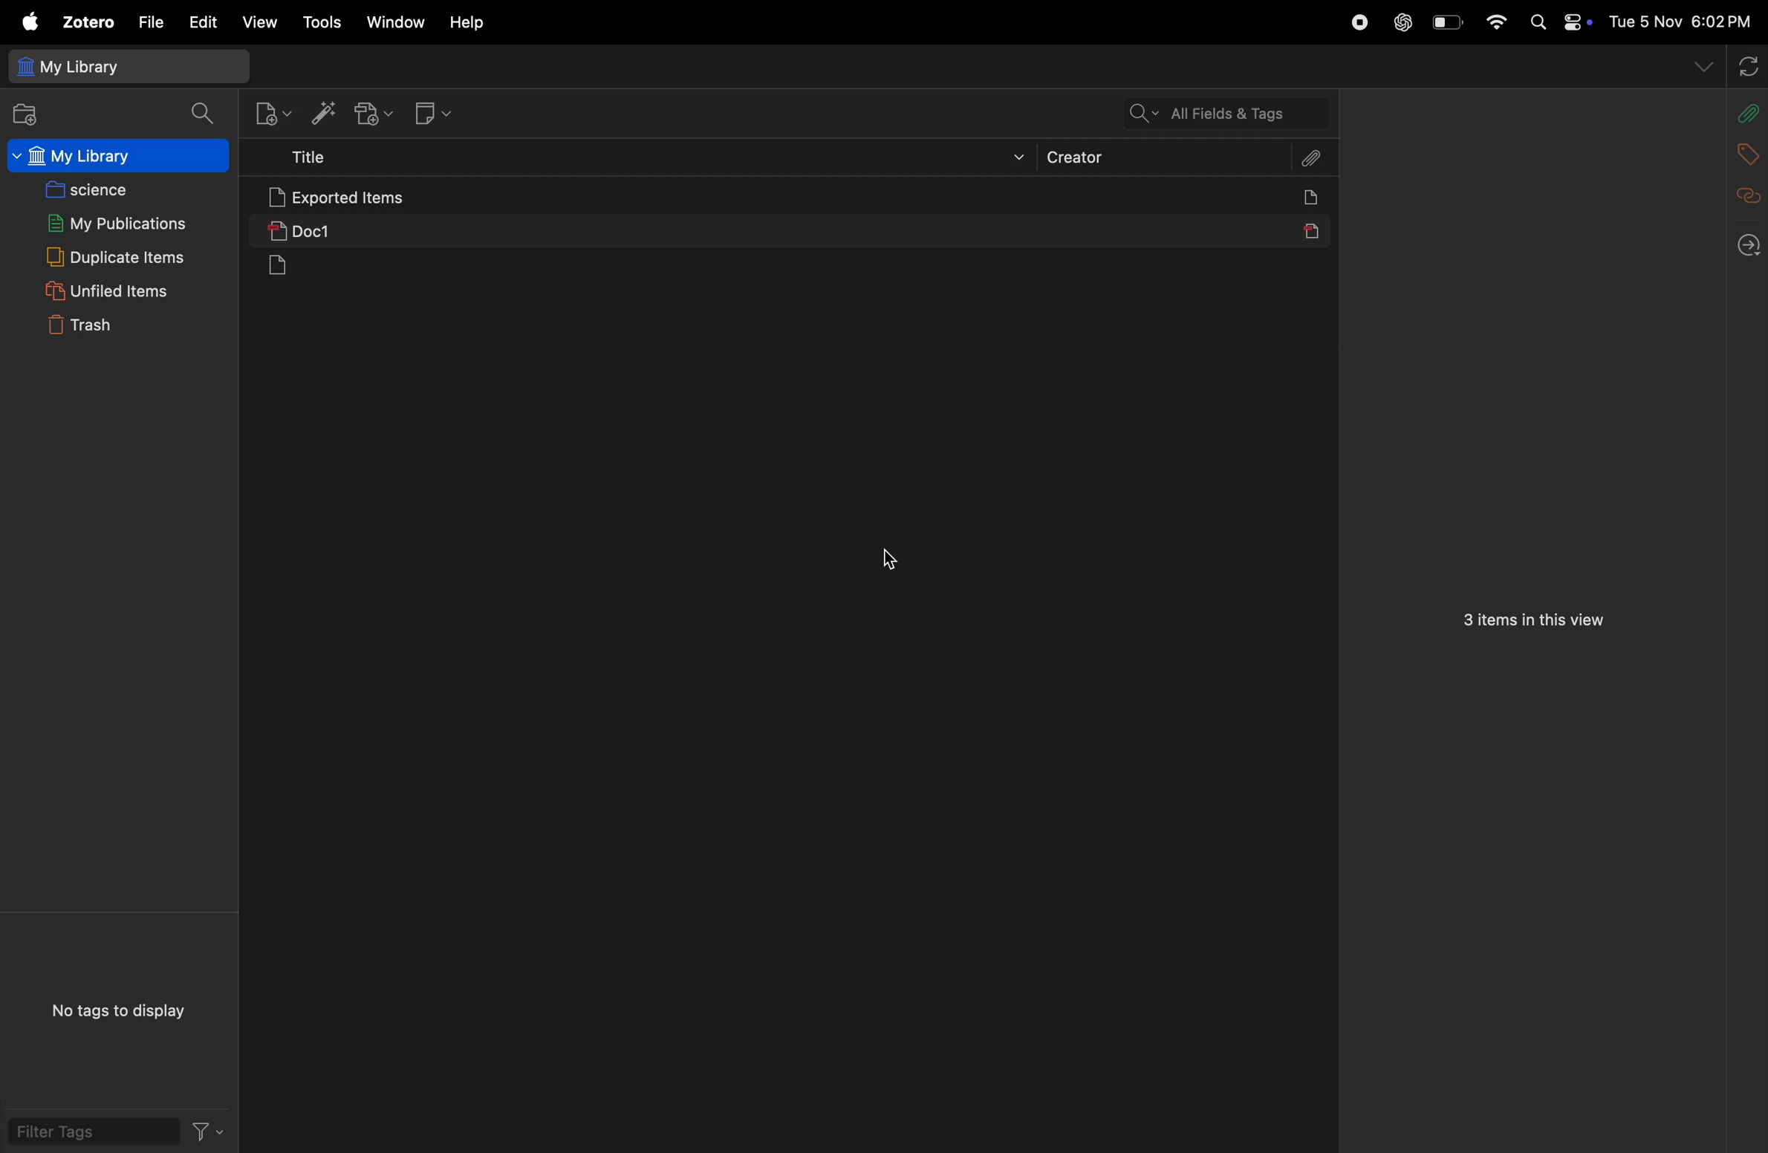 The width and height of the screenshot is (1768, 1153). What do you see at coordinates (1745, 195) in the screenshot?
I see `related` at bounding box center [1745, 195].